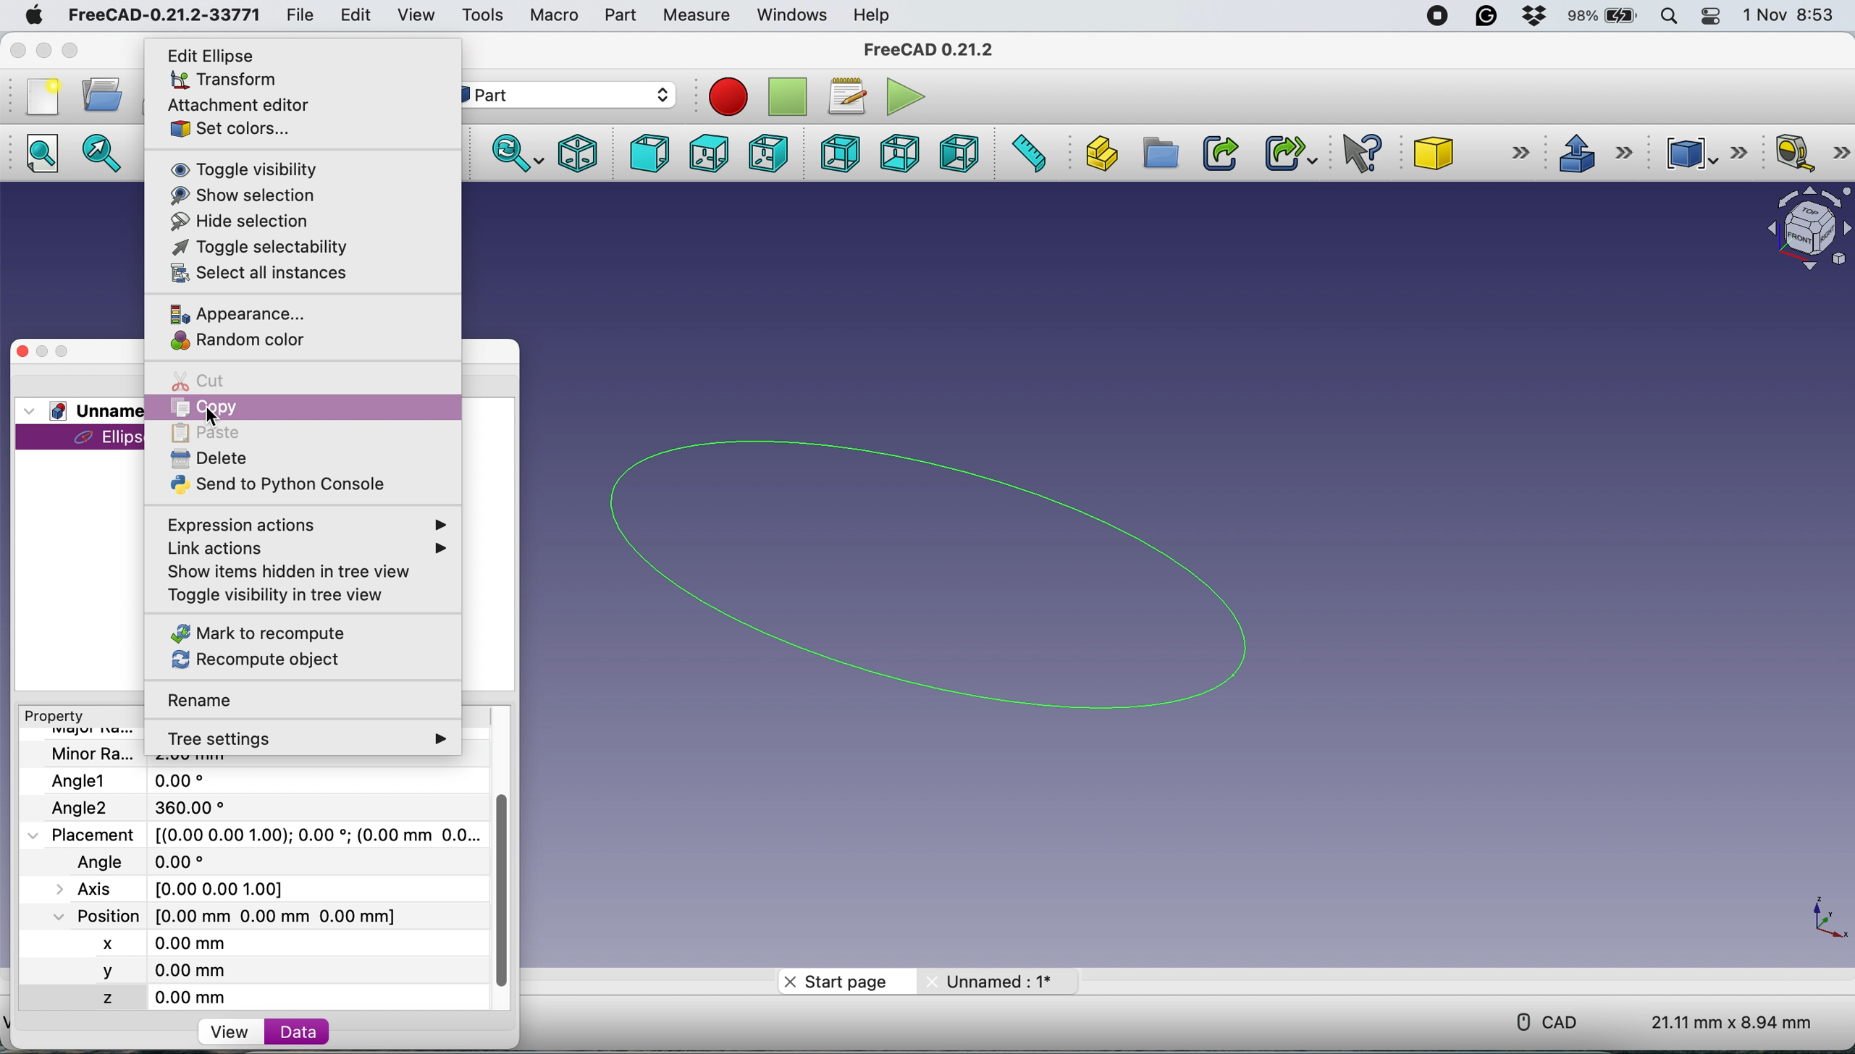 This screenshot has width=1855, height=1054. I want to click on battery, so click(1602, 18).